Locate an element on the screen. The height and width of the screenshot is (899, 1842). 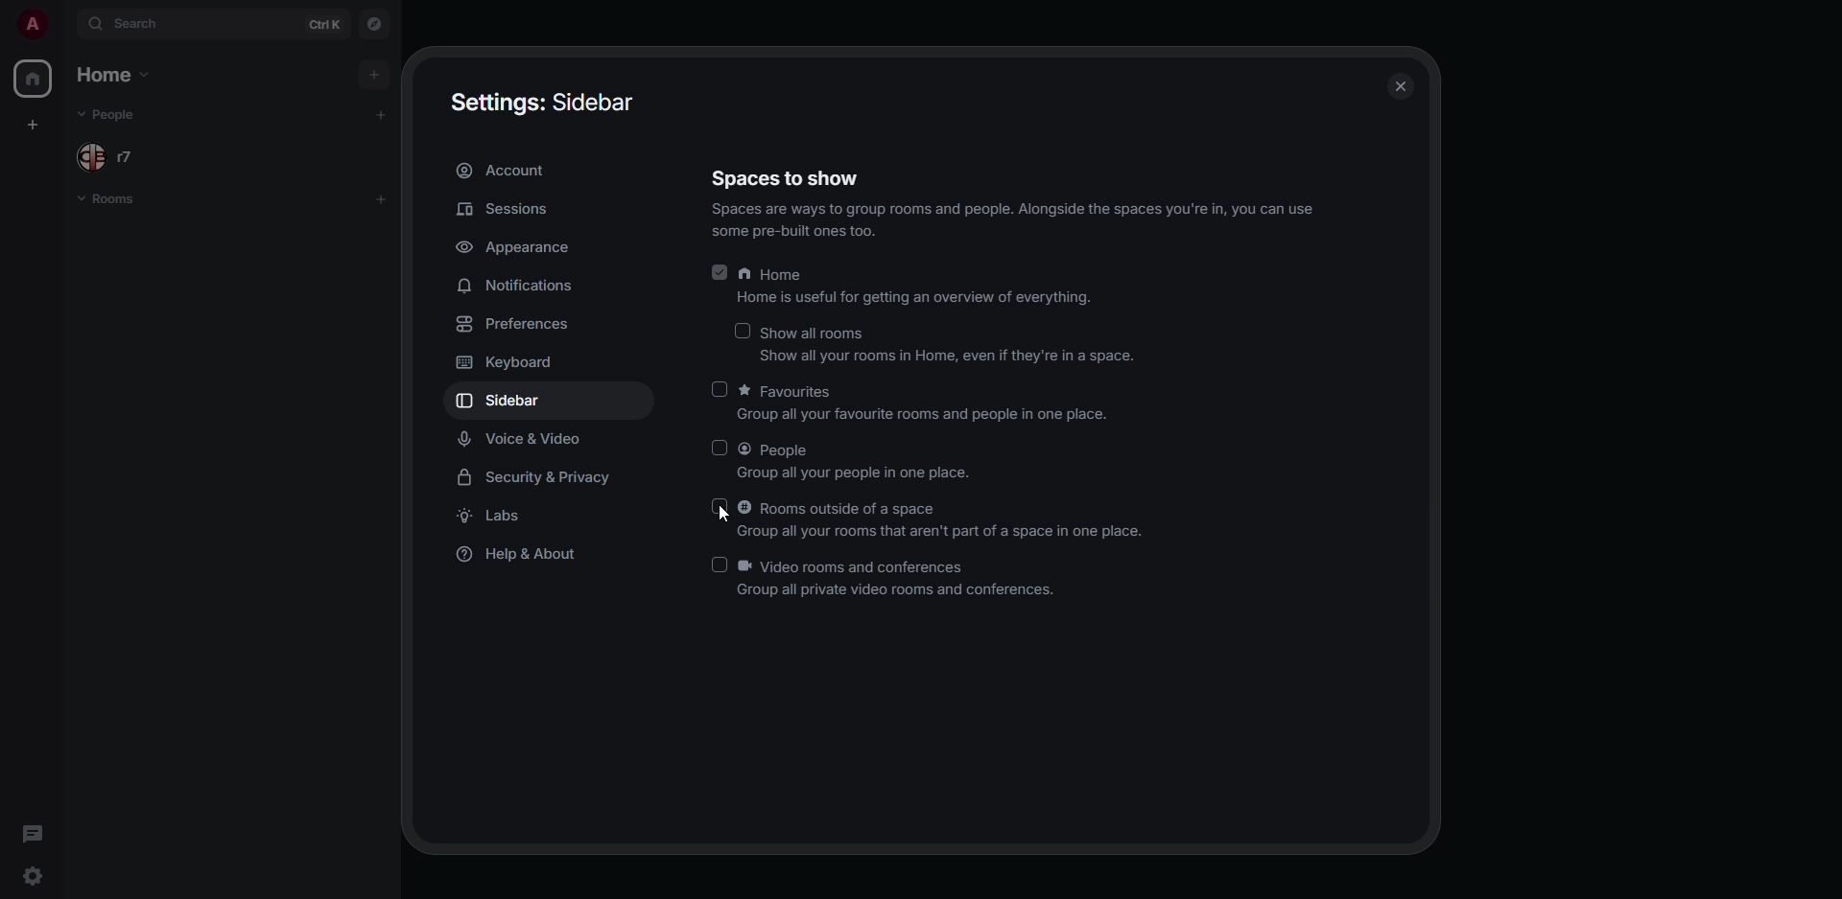
navigator is located at coordinates (377, 24).